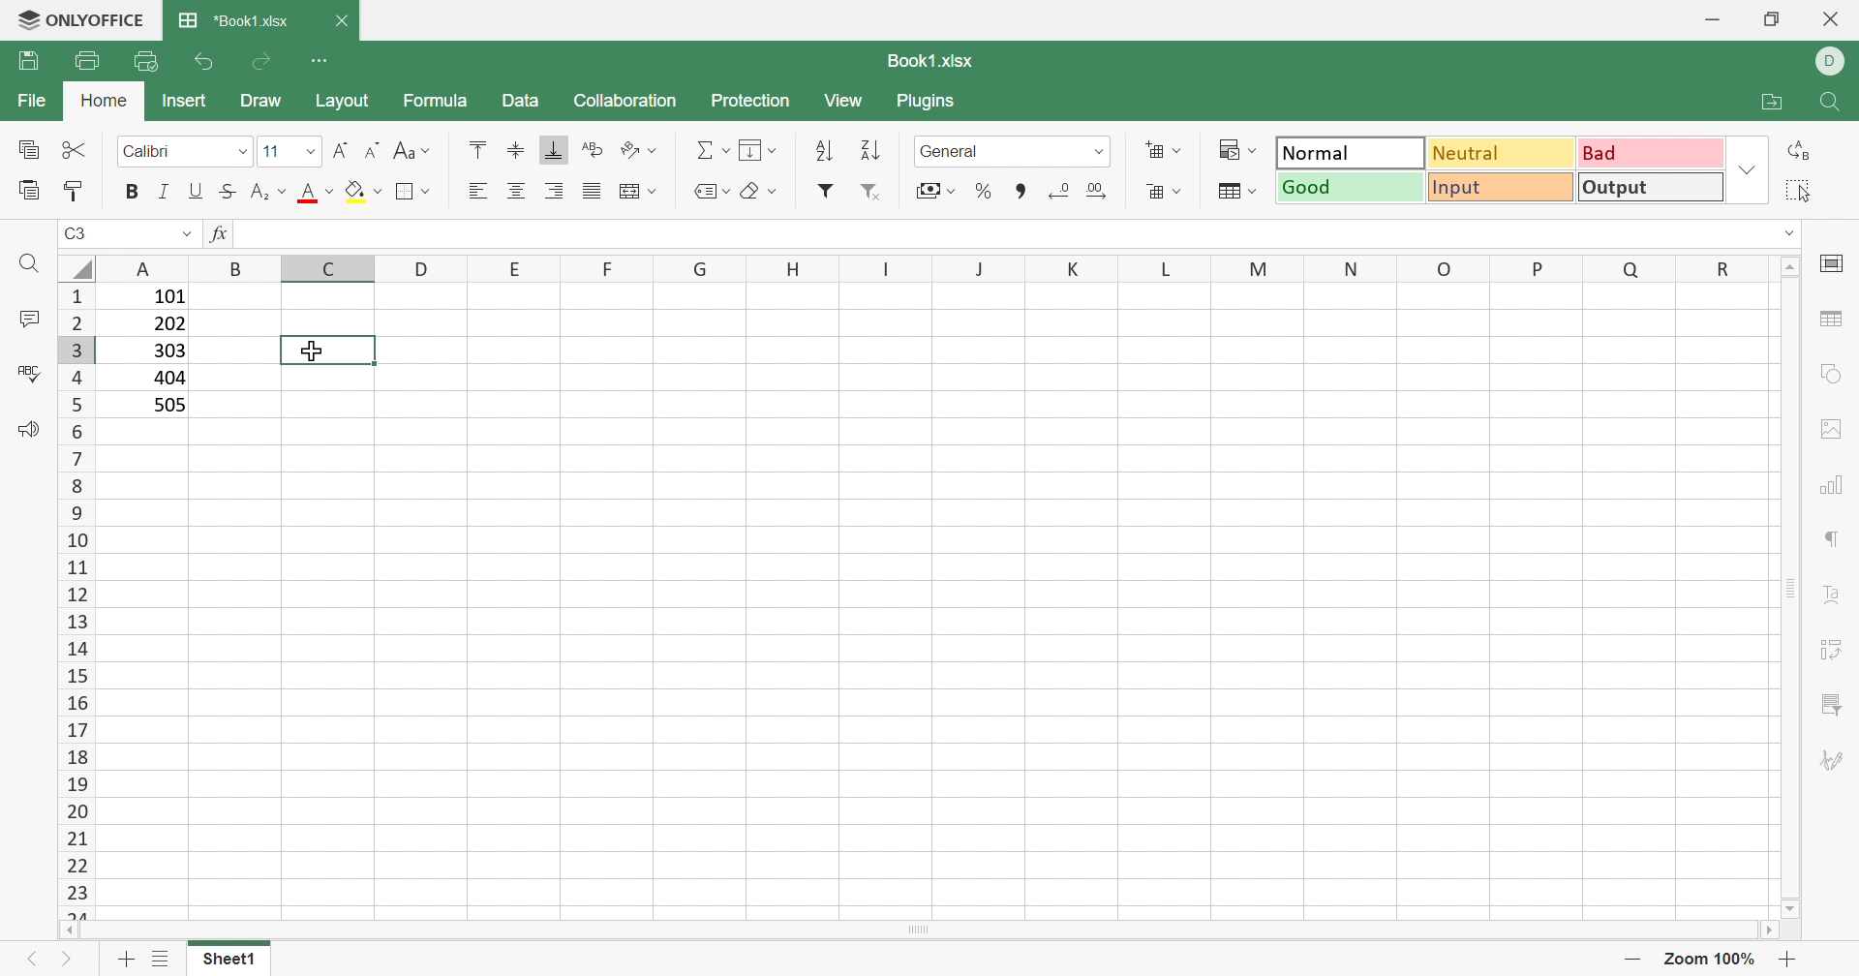  What do you see at coordinates (712, 145) in the screenshot?
I see `Summation` at bounding box center [712, 145].